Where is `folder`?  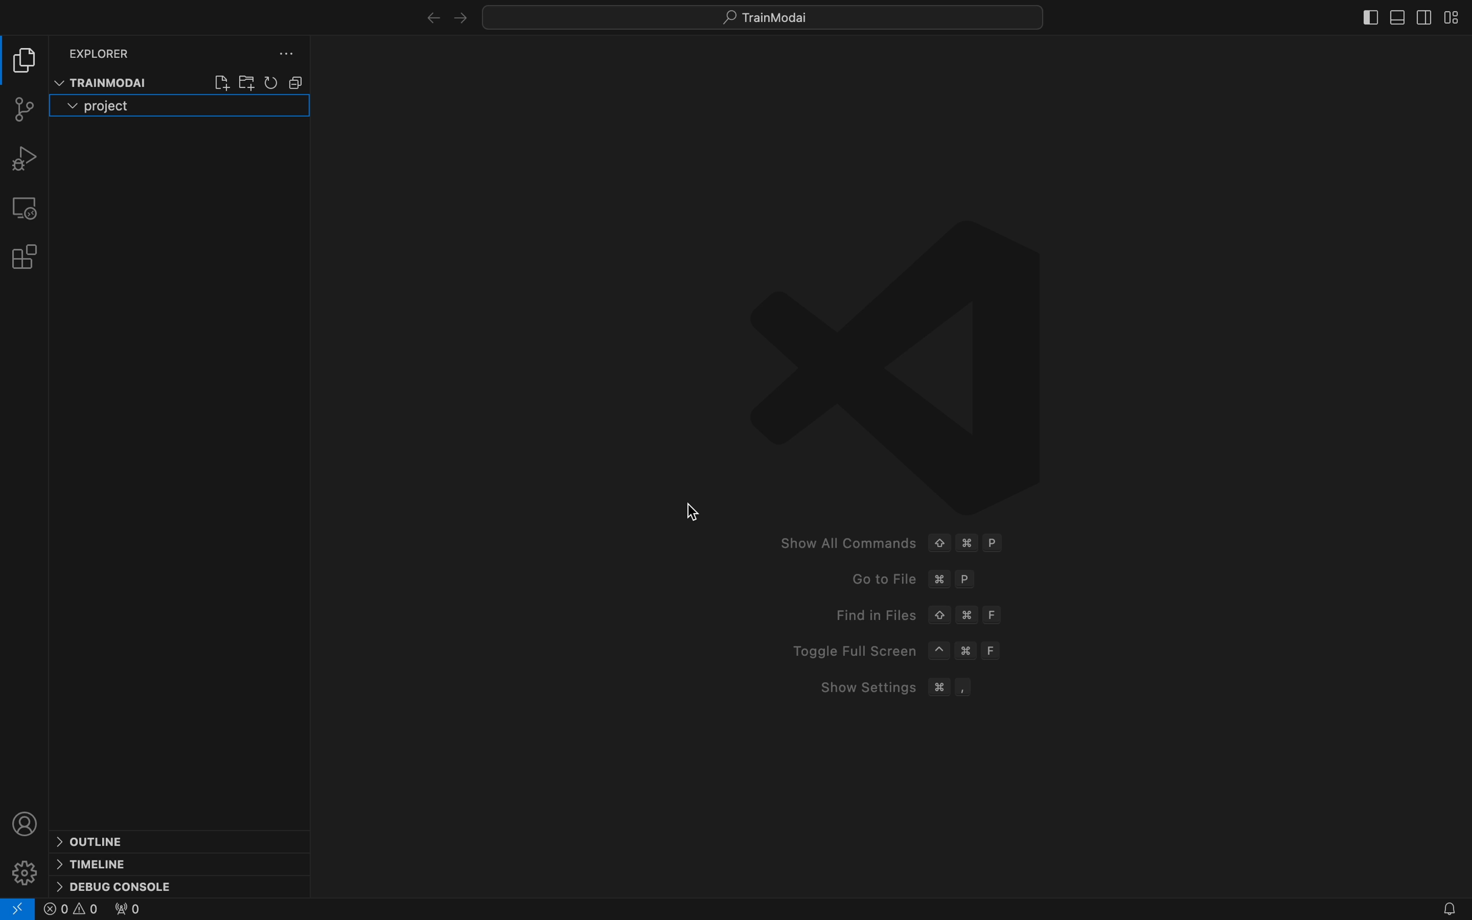 folder is located at coordinates (112, 105).